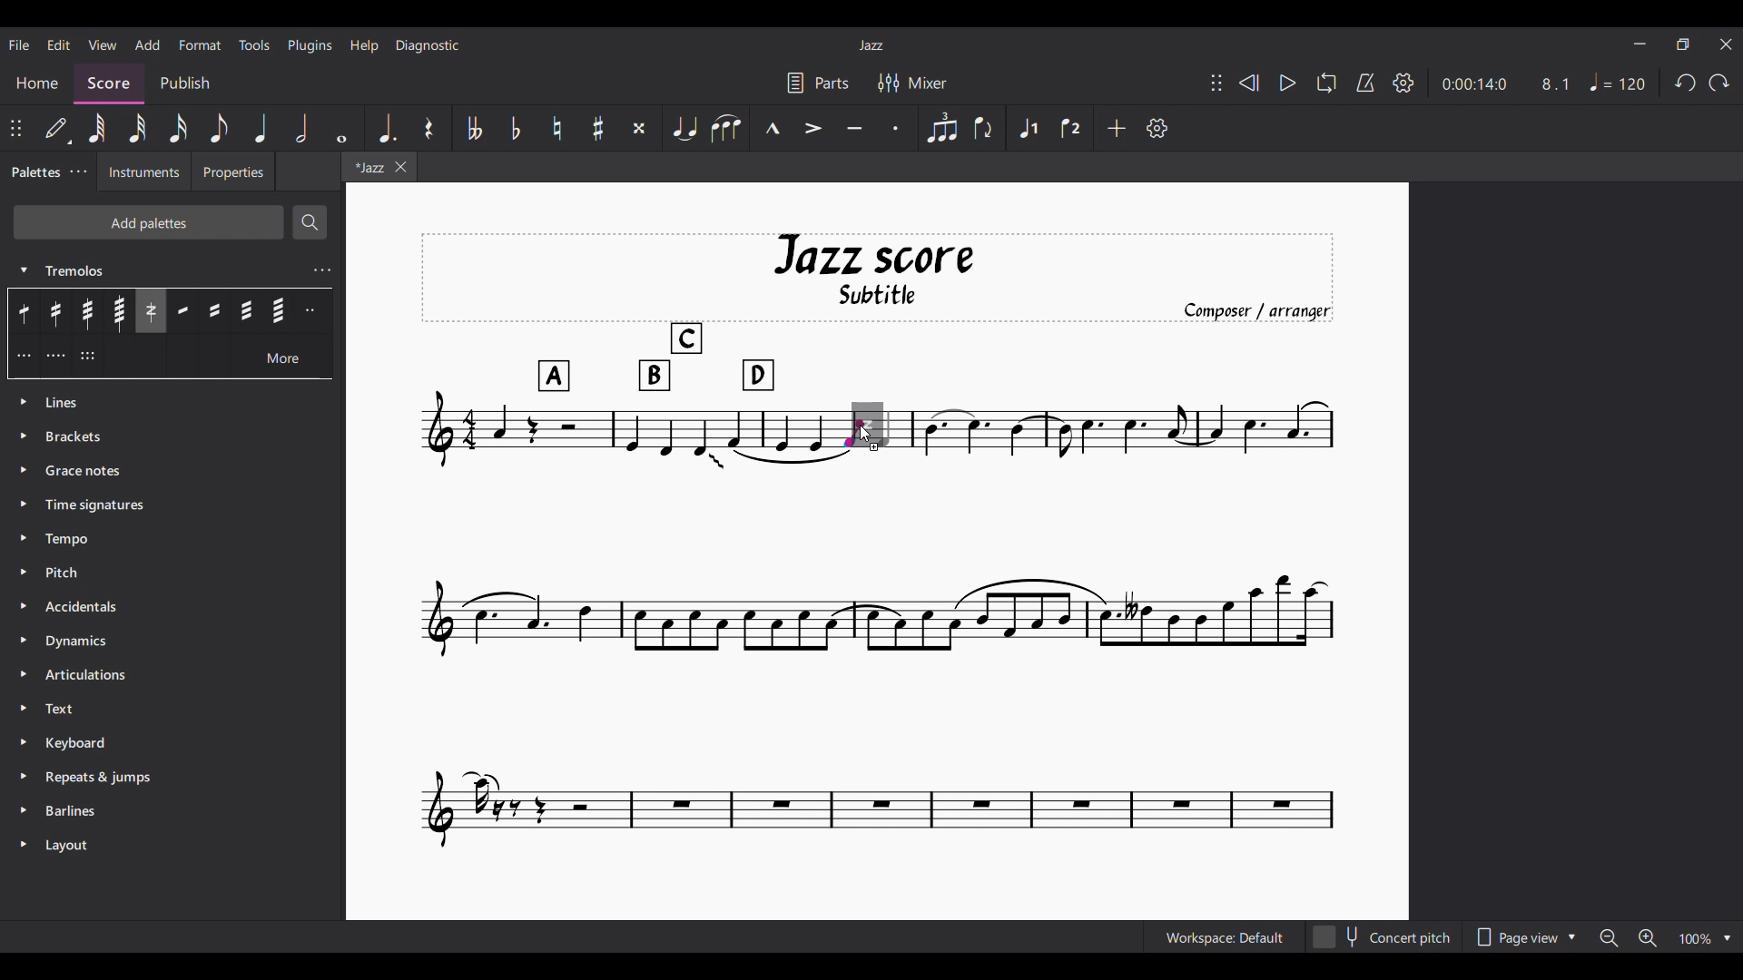 The width and height of the screenshot is (1743, 980). I want to click on View, so click(103, 44).